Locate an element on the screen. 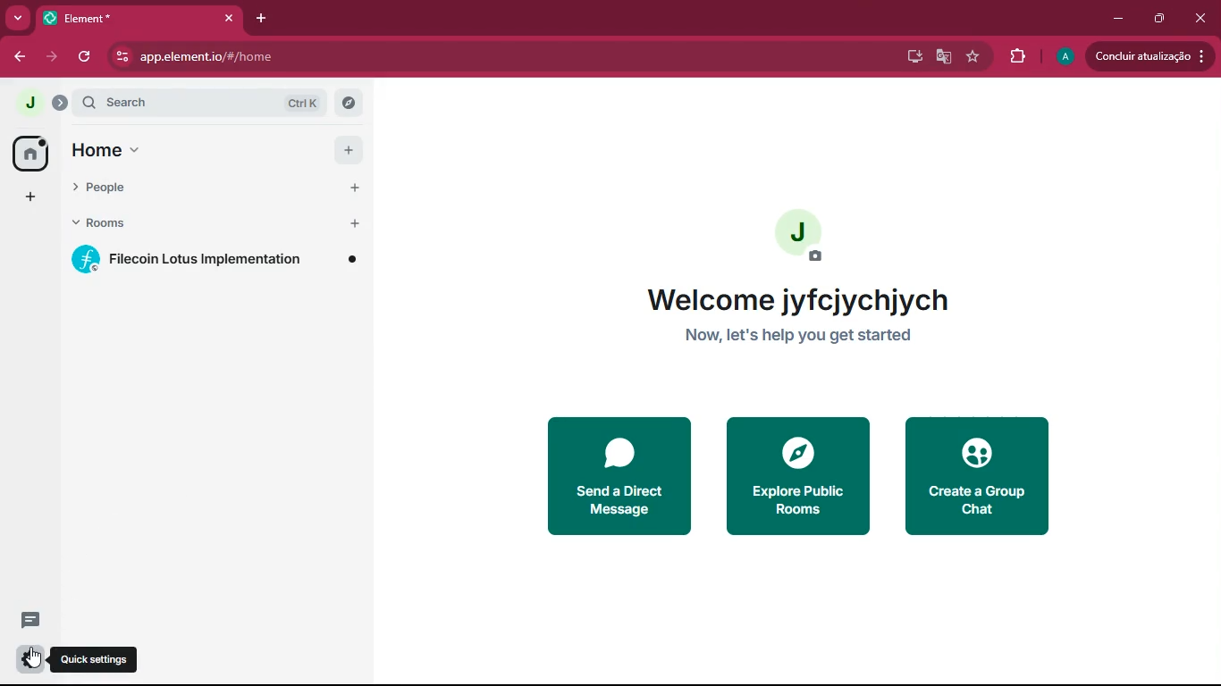 Image resolution: width=1221 pixels, height=686 pixels. welcome jyfcjychjych is located at coordinates (804, 297).